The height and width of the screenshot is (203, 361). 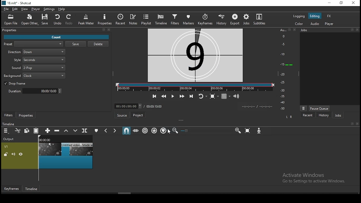 What do you see at coordinates (66, 131) in the screenshot?
I see `lift` at bounding box center [66, 131].